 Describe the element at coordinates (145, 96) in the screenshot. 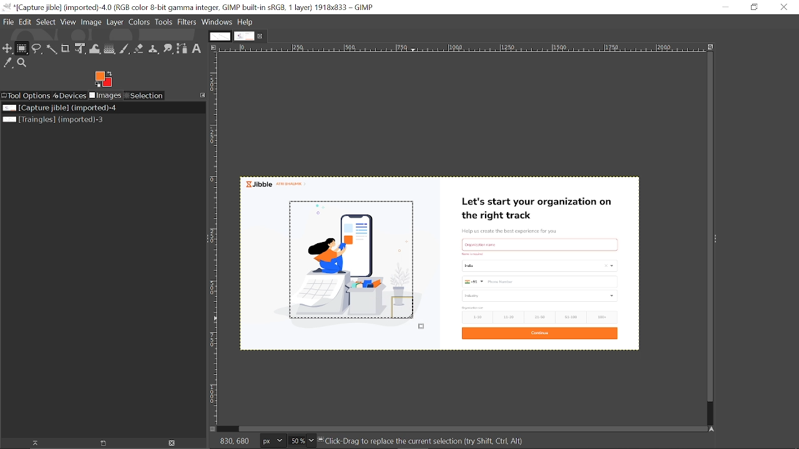

I see `Selection` at that location.